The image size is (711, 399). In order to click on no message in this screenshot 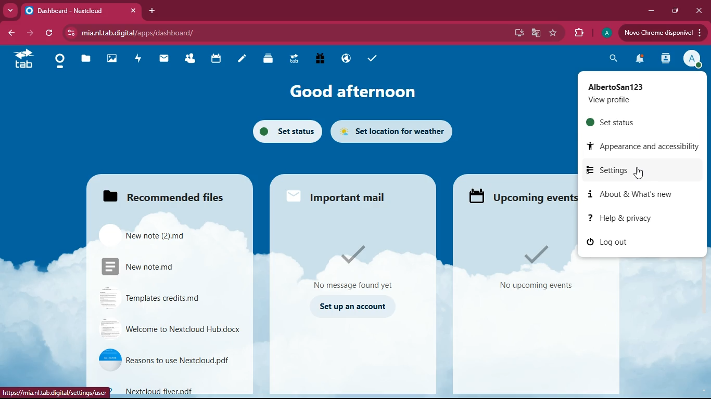, I will do `click(352, 266)`.